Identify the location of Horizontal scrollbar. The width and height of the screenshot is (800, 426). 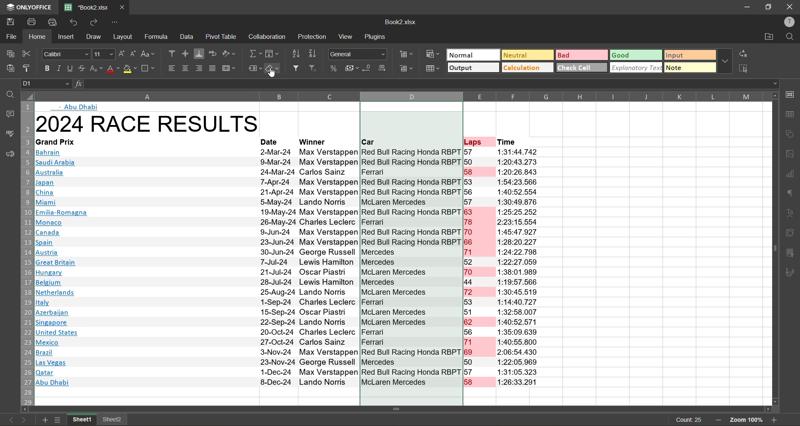
(400, 409).